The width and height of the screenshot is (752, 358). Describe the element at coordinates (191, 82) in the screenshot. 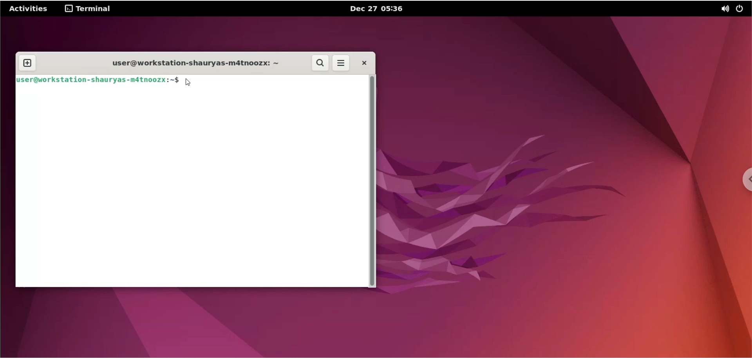

I see `cursor` at that location.